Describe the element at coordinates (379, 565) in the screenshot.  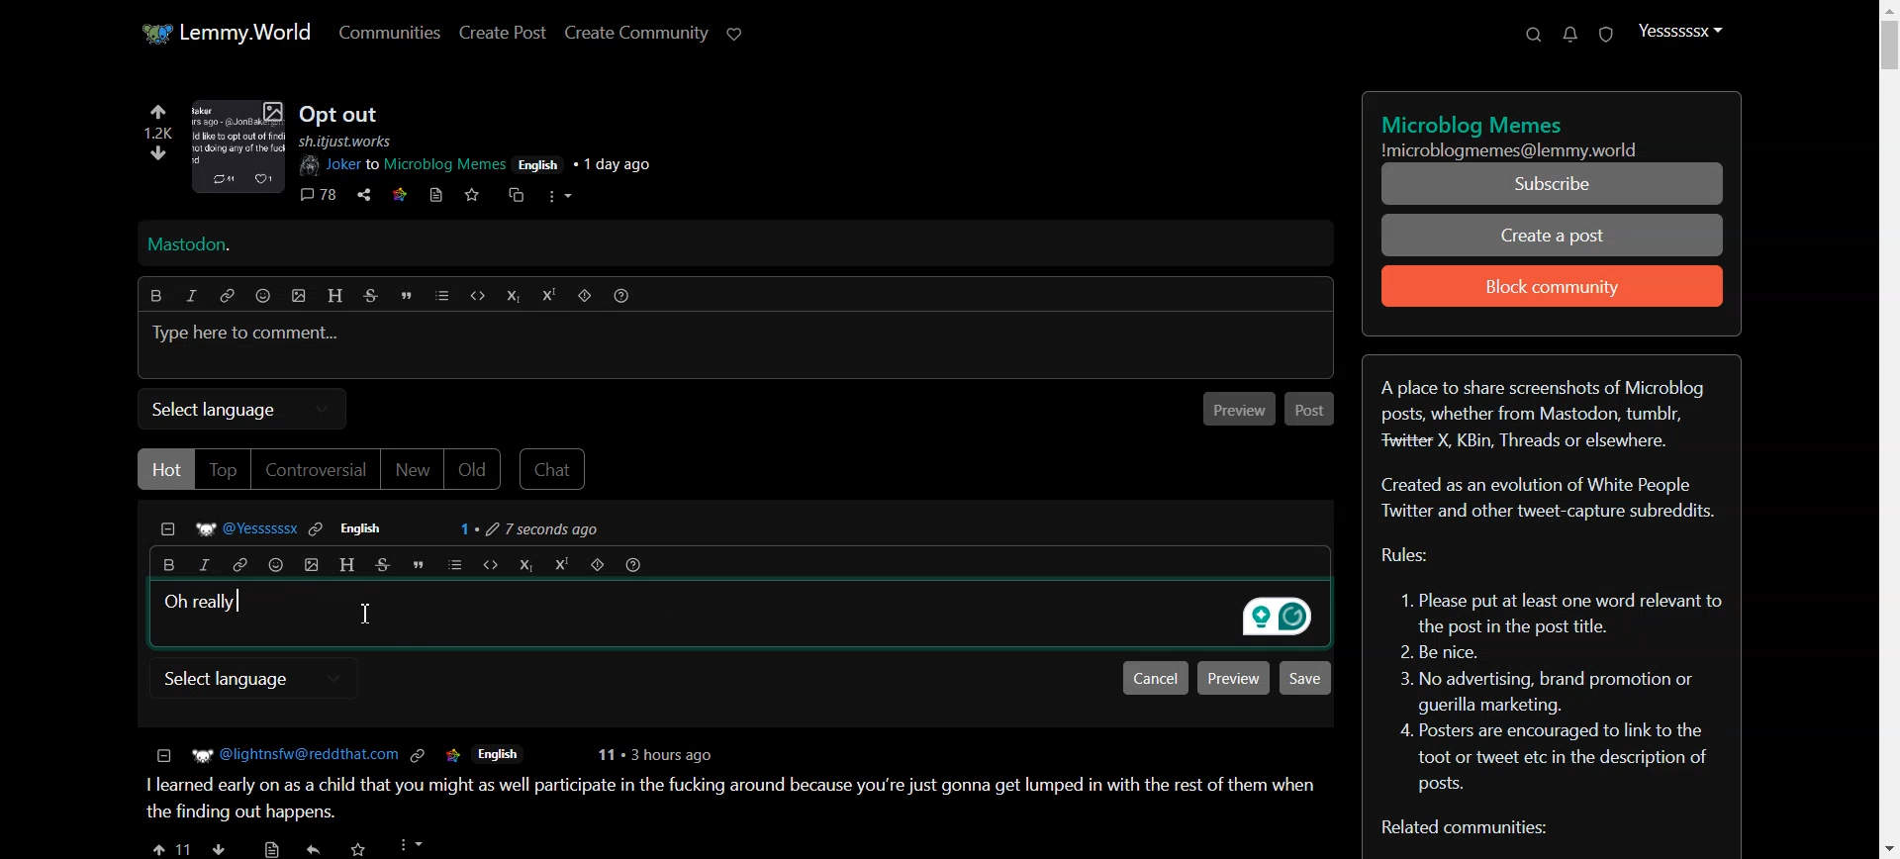
I see `Strikethrough` at that location.